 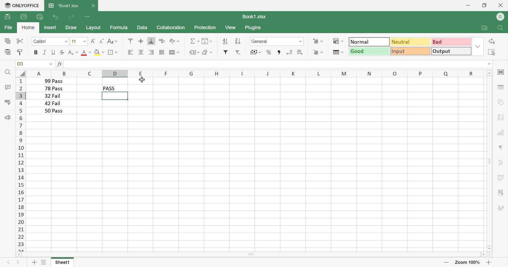 I want to click on Table settings, so click(x=500, y=87).